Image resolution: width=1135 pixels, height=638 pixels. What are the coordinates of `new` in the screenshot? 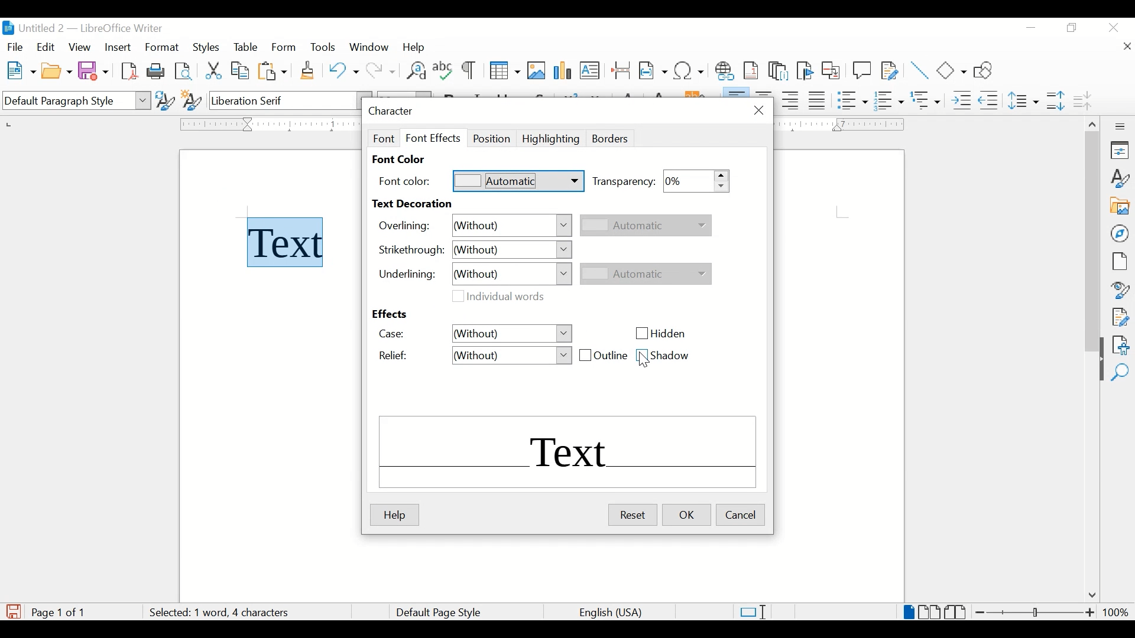 It's located at (22, 70).